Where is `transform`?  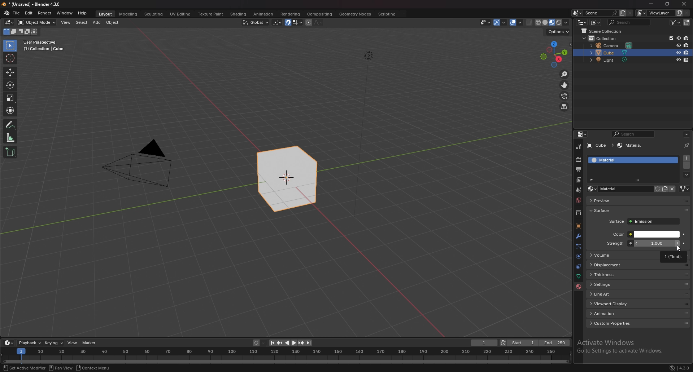 transform is located at coordinates (11, 110).